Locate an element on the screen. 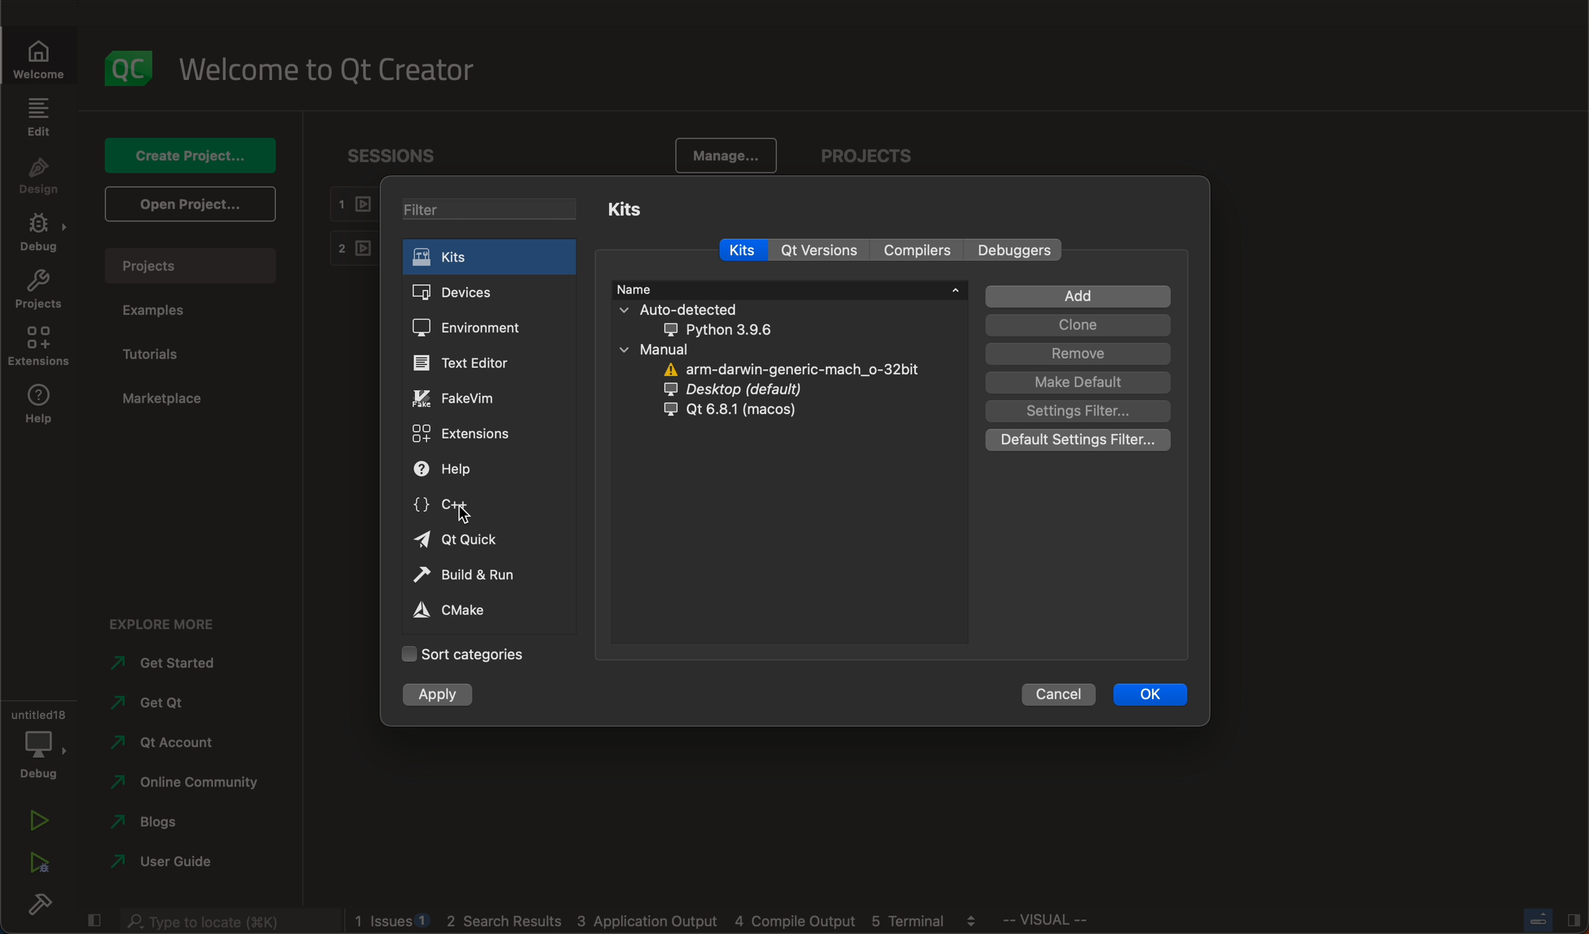 The width and height of the screenshot is (1589, 934). welcome is located at coordinates (336, 68).